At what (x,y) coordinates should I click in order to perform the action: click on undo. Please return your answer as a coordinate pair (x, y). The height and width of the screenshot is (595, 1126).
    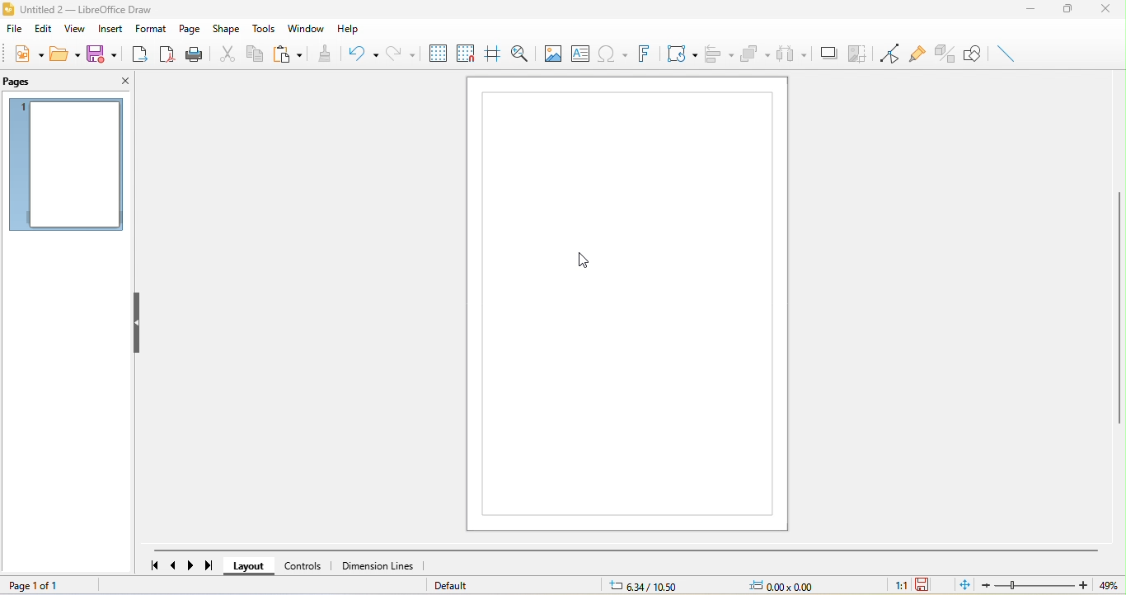
    Looking at the image, I should click on (360, 52).